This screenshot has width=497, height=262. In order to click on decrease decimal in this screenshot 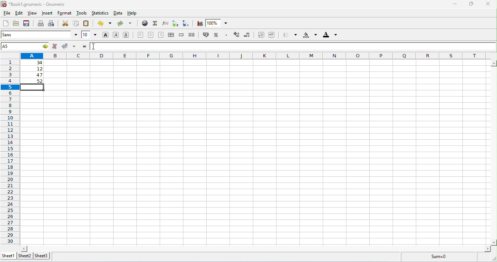, I will do `click(236, 34)`.